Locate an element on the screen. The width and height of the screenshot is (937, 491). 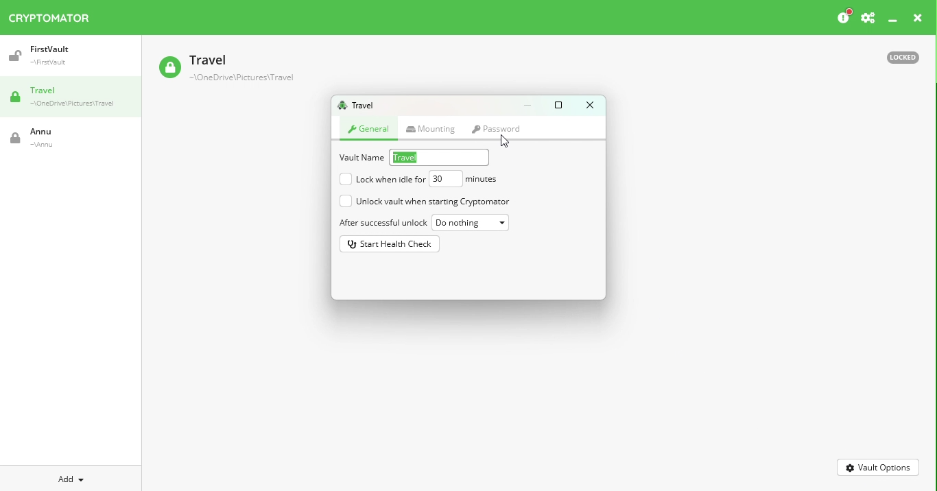
Minimize is located at coordinates (531, 105).